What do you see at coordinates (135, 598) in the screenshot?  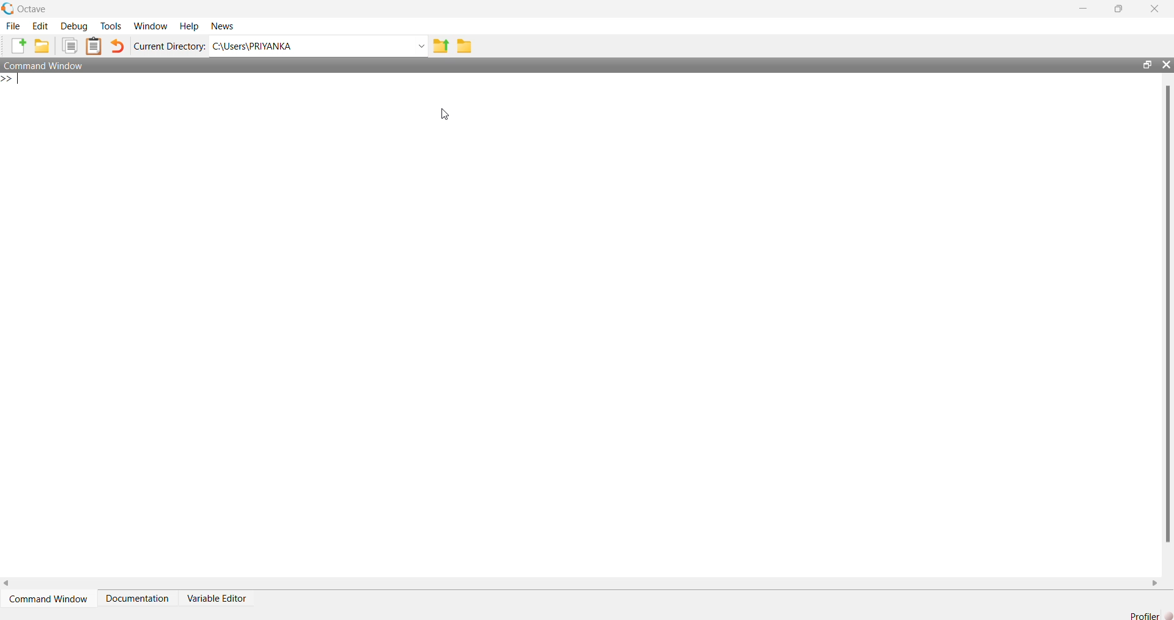 I see `Documentation` at bounding box center [135, 598].